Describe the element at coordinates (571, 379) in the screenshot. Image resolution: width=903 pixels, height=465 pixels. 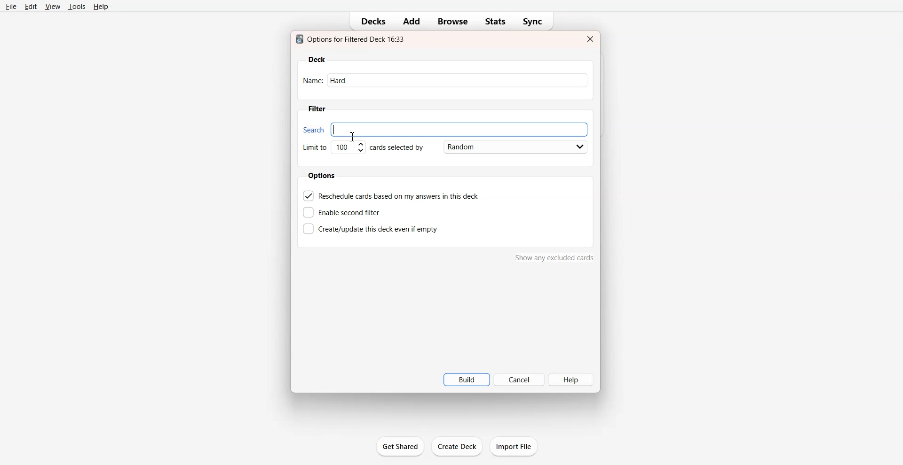
I see `Help` at that location.